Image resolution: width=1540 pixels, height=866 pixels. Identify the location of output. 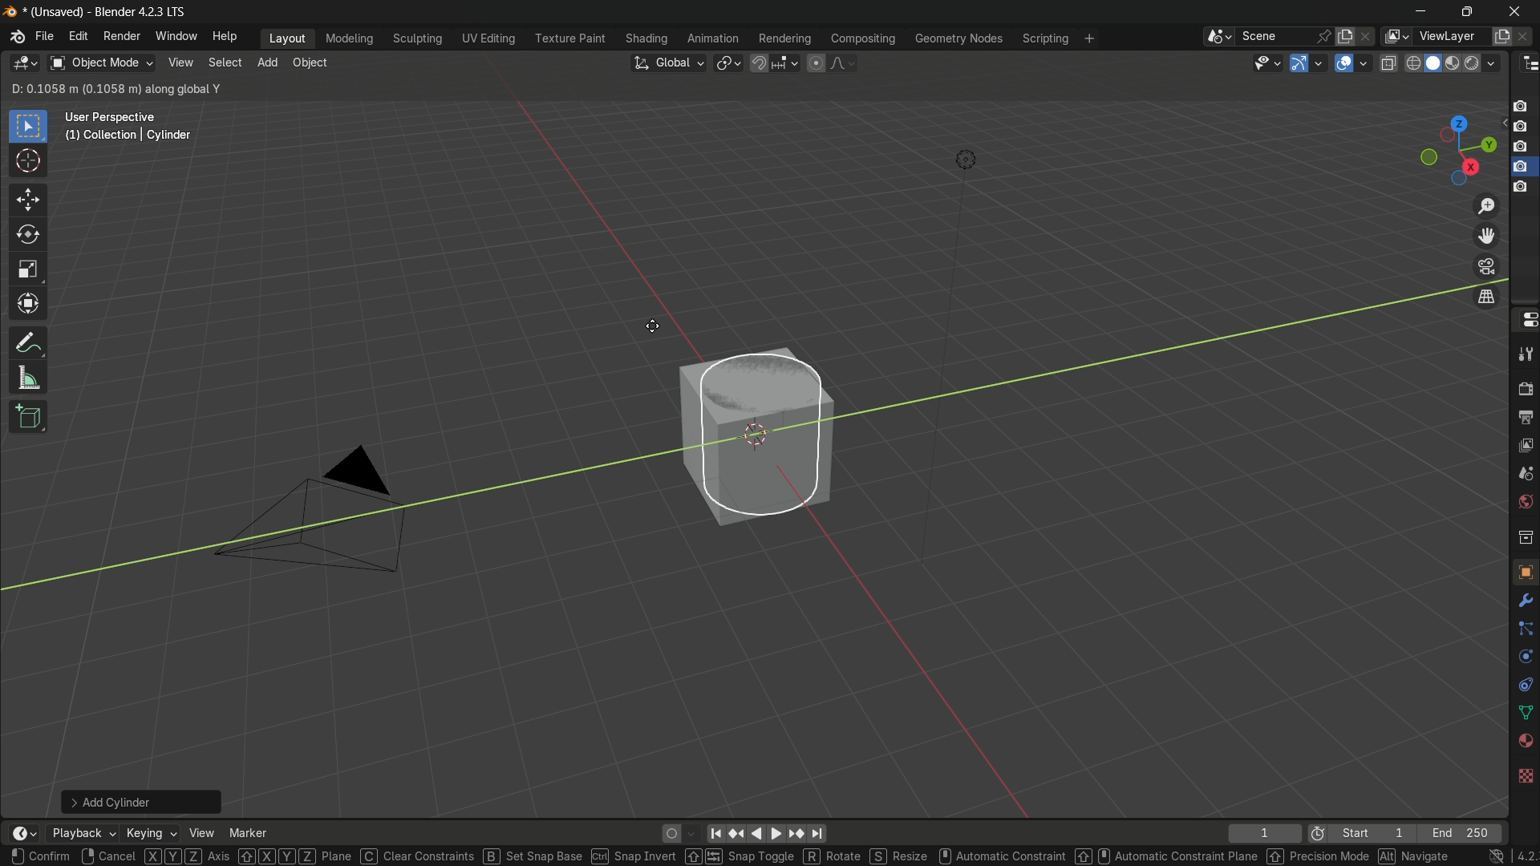
(1525, 419).